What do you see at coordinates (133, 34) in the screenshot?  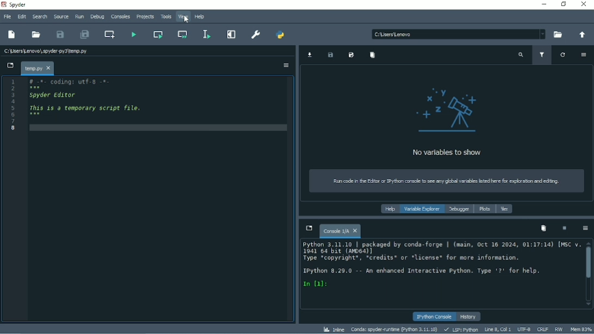 I see `Run file` at bounding box center [133, 34].